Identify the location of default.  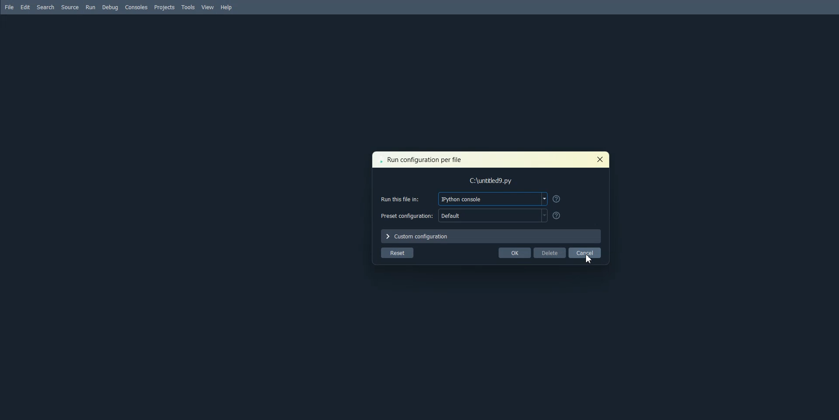
(492, 216).